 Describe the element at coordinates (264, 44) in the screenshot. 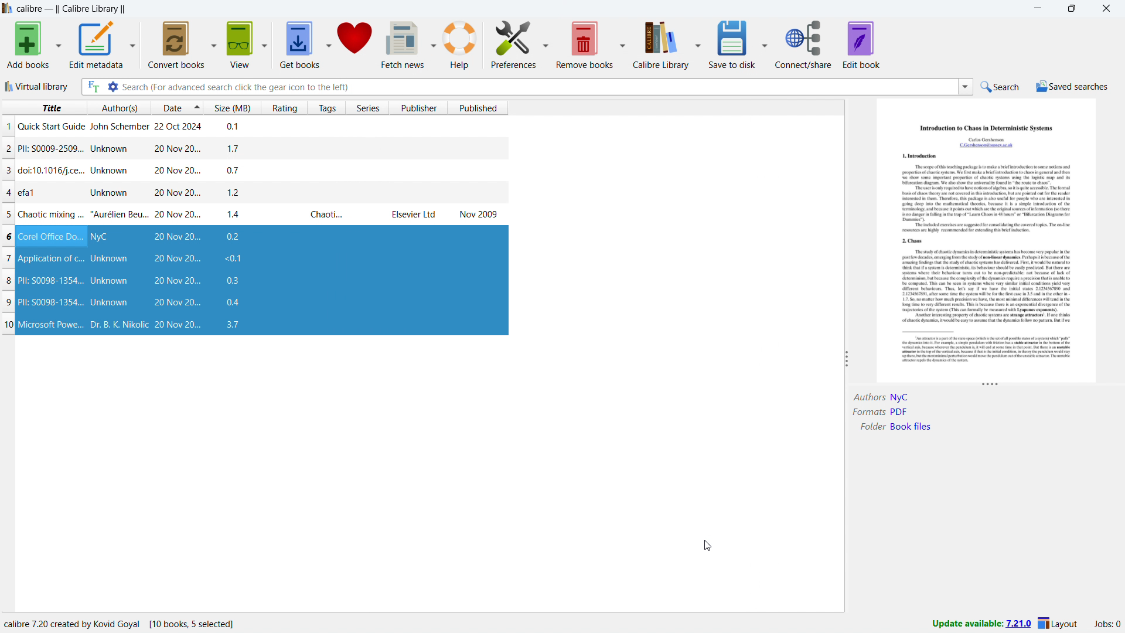

I see `view options` at that location.